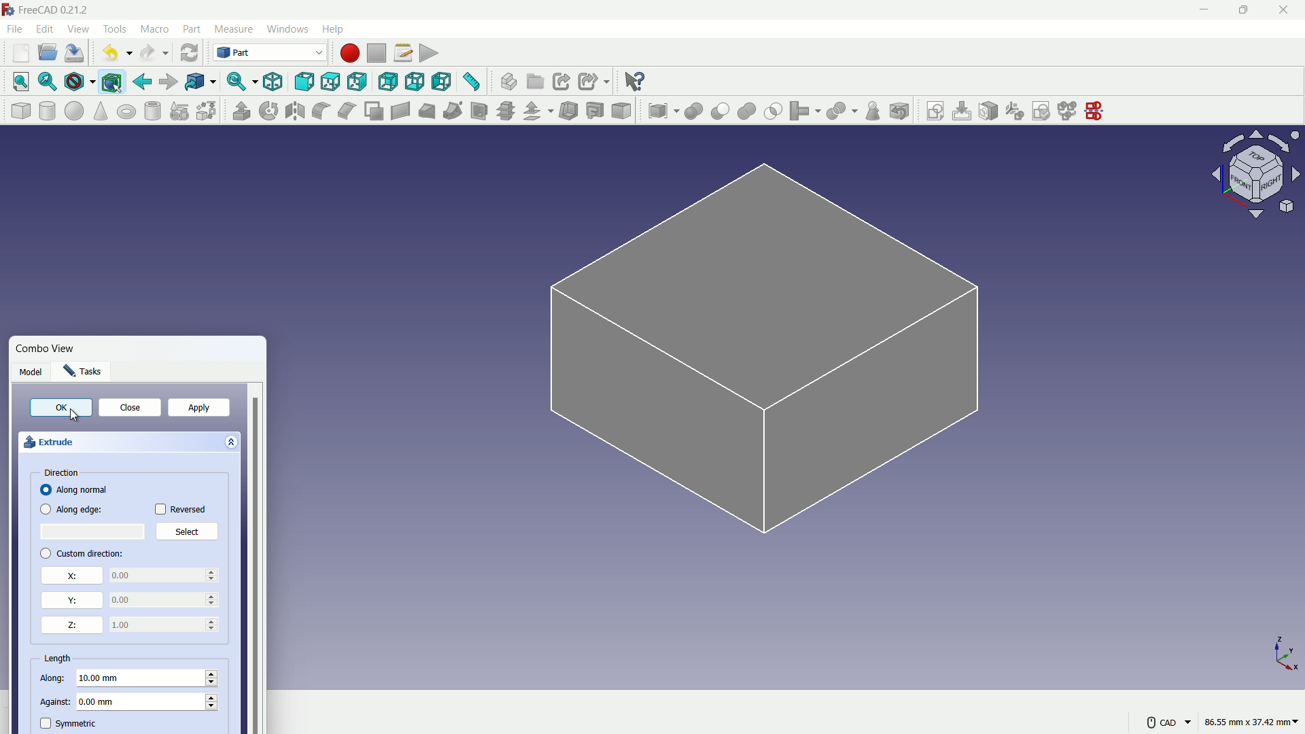 Image resolution: width=1305 pixels, height=734 pixels. What do you see at coordinates (82, 370) in the screenshot?
I see `Tasks` at bounding box center [82, 370].